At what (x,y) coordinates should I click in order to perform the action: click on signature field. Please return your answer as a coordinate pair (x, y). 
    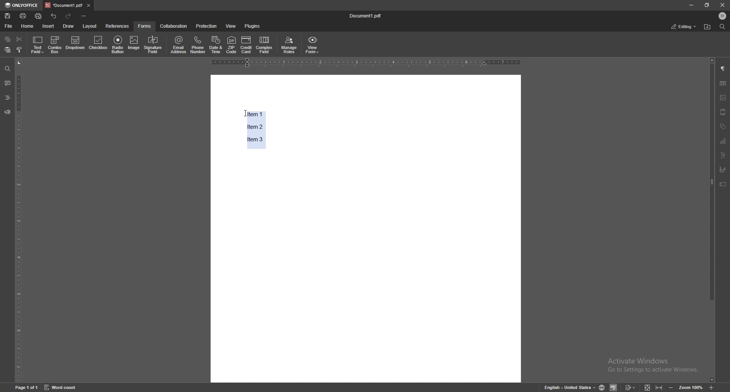
    Looking at the image, I should click on (723, 169).